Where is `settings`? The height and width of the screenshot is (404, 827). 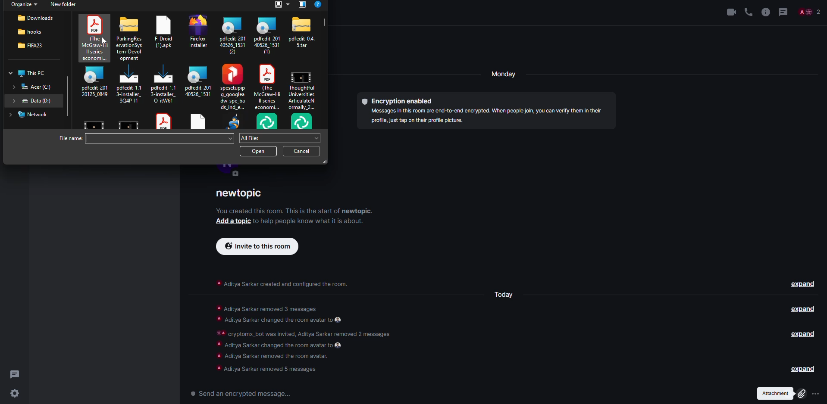
settings is located at coordinates (16, 393).